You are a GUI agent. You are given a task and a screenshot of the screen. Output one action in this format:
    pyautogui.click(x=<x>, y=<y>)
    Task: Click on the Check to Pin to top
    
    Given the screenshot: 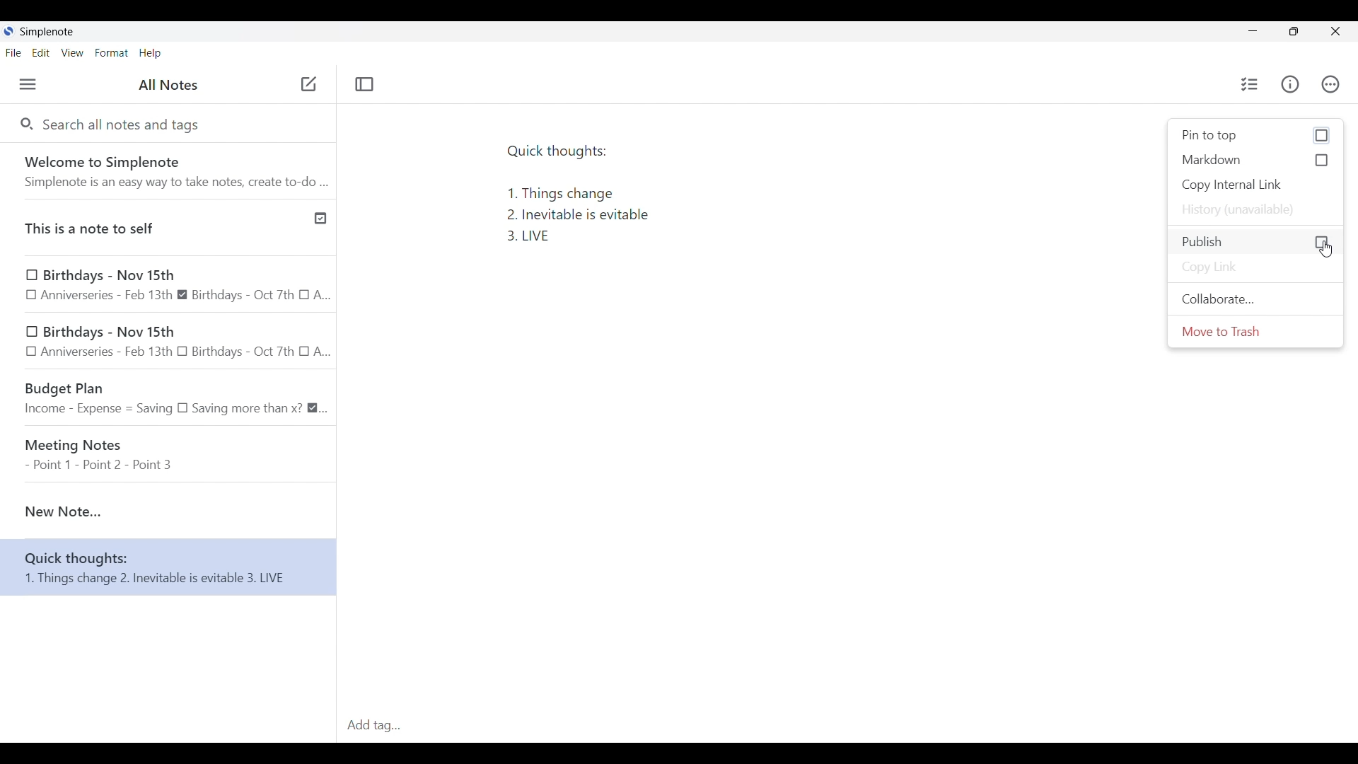 What is the action you would take?
    pyautogui.click(x=1255, y=136)
    